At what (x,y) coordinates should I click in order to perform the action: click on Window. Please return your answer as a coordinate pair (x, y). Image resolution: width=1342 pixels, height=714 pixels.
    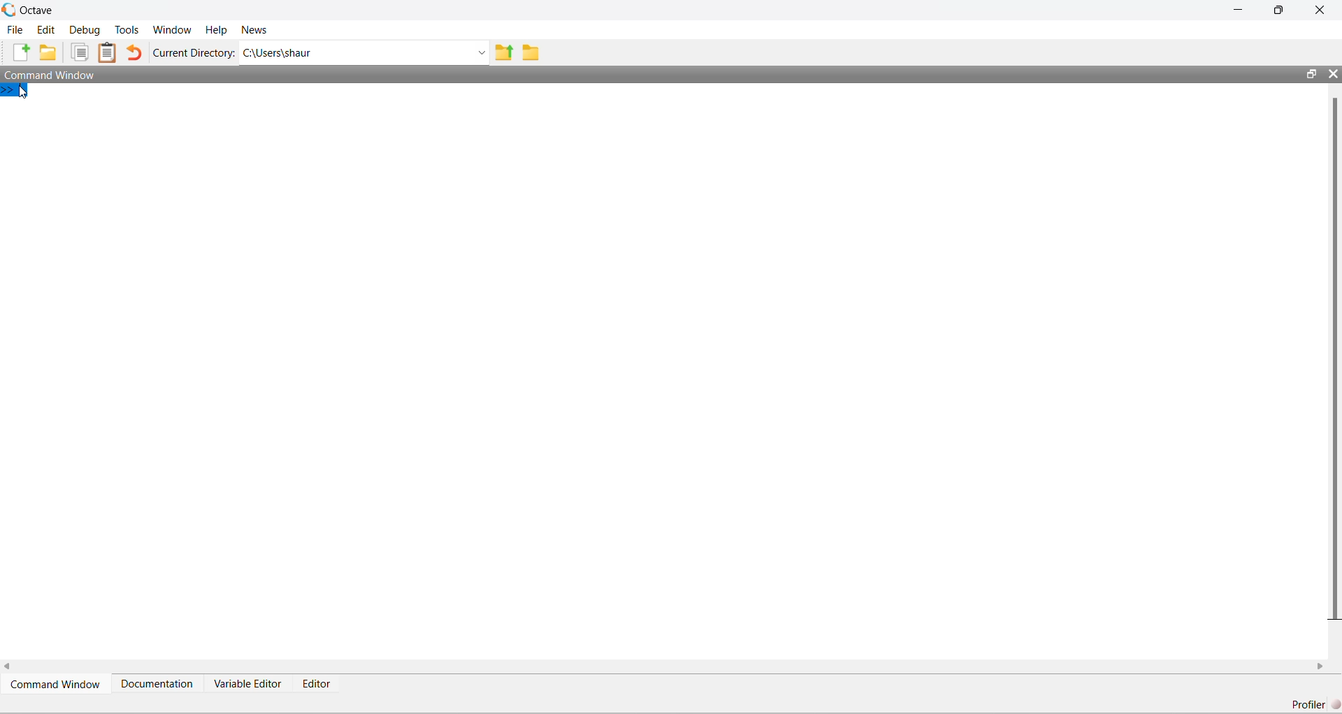
    Looking at the image, I should click on (171, 29).